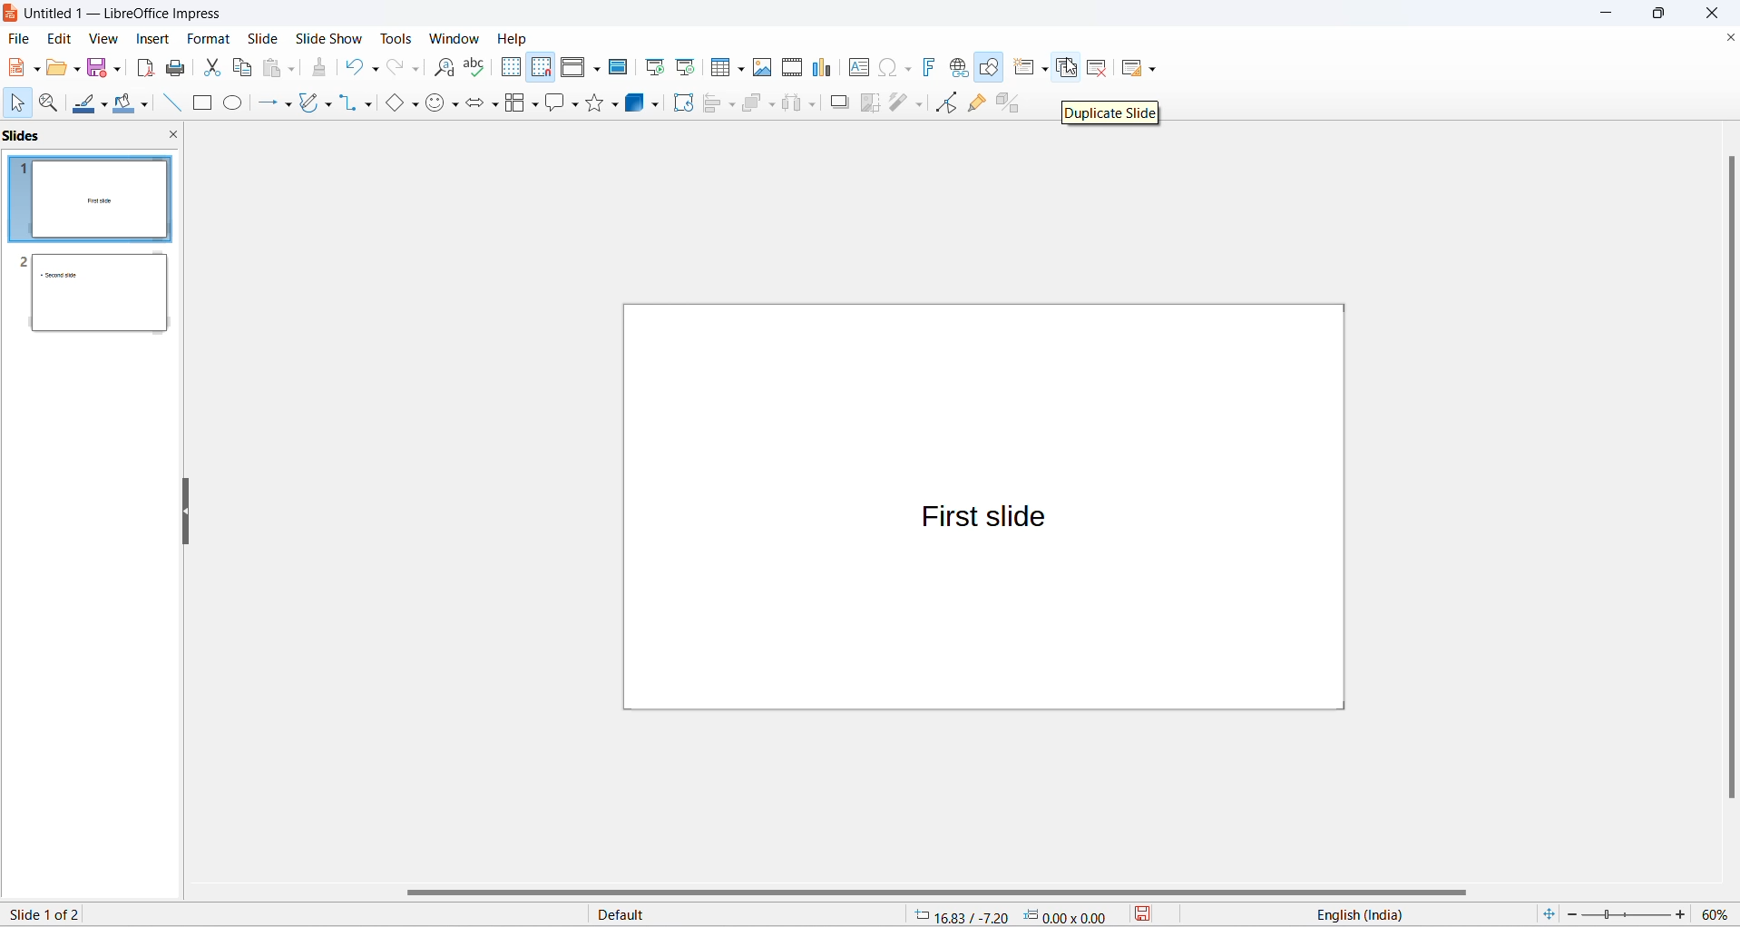 This screenshot has width=1740, height=927. What do you see at coordinates (155, 38) in the screenshot?
I see `insert` at bounding box center [155, 38].